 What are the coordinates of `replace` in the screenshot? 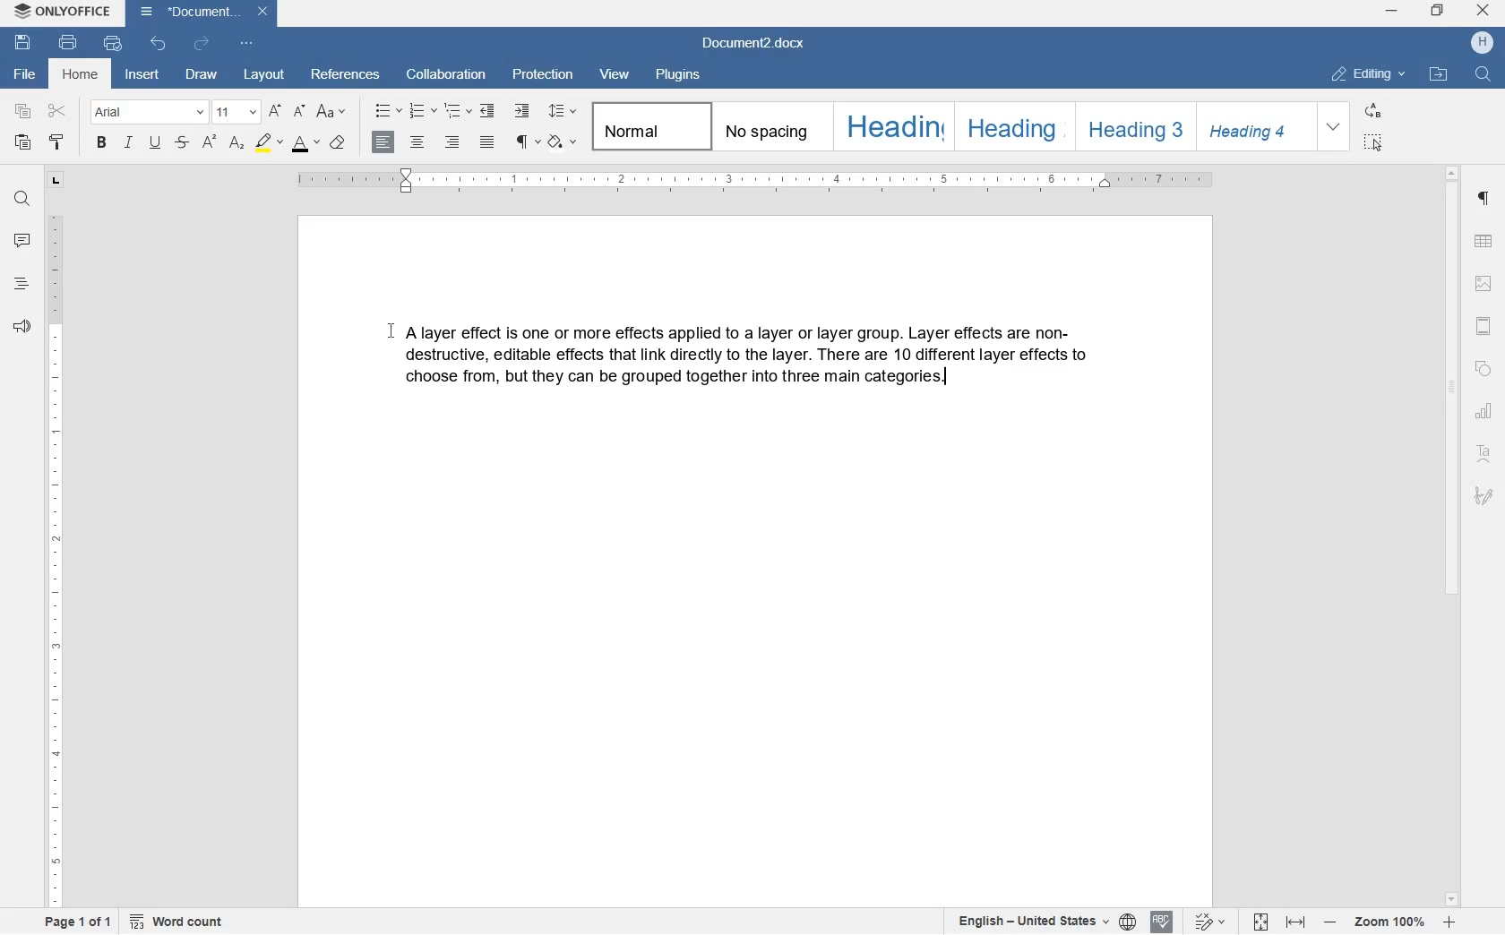 It's located at (1375, 112).